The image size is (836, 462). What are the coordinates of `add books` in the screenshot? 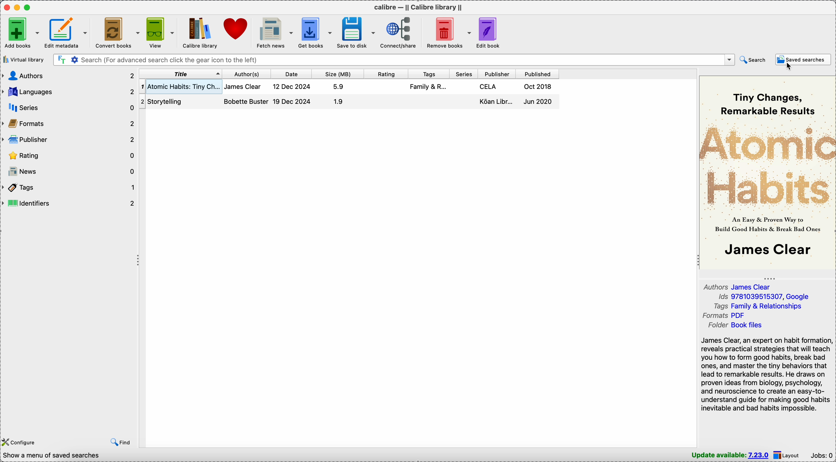 It's located at (21, 33).